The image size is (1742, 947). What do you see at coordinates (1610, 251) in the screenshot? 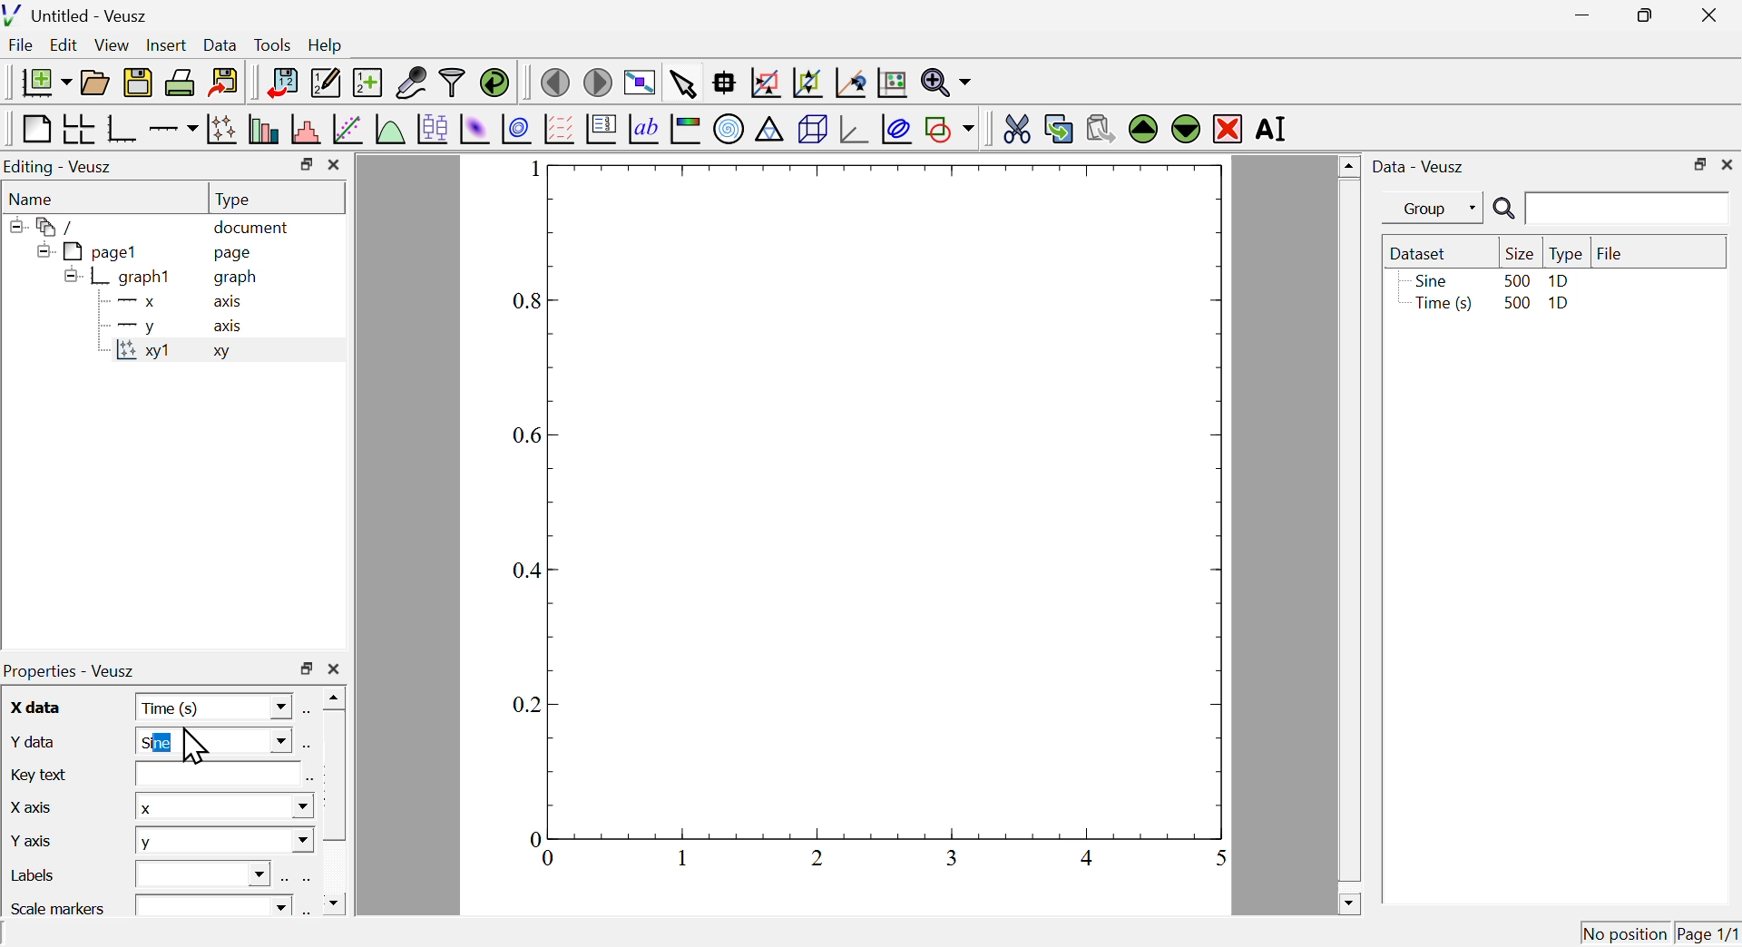
I see `file` at bounding box center [1610, 251].